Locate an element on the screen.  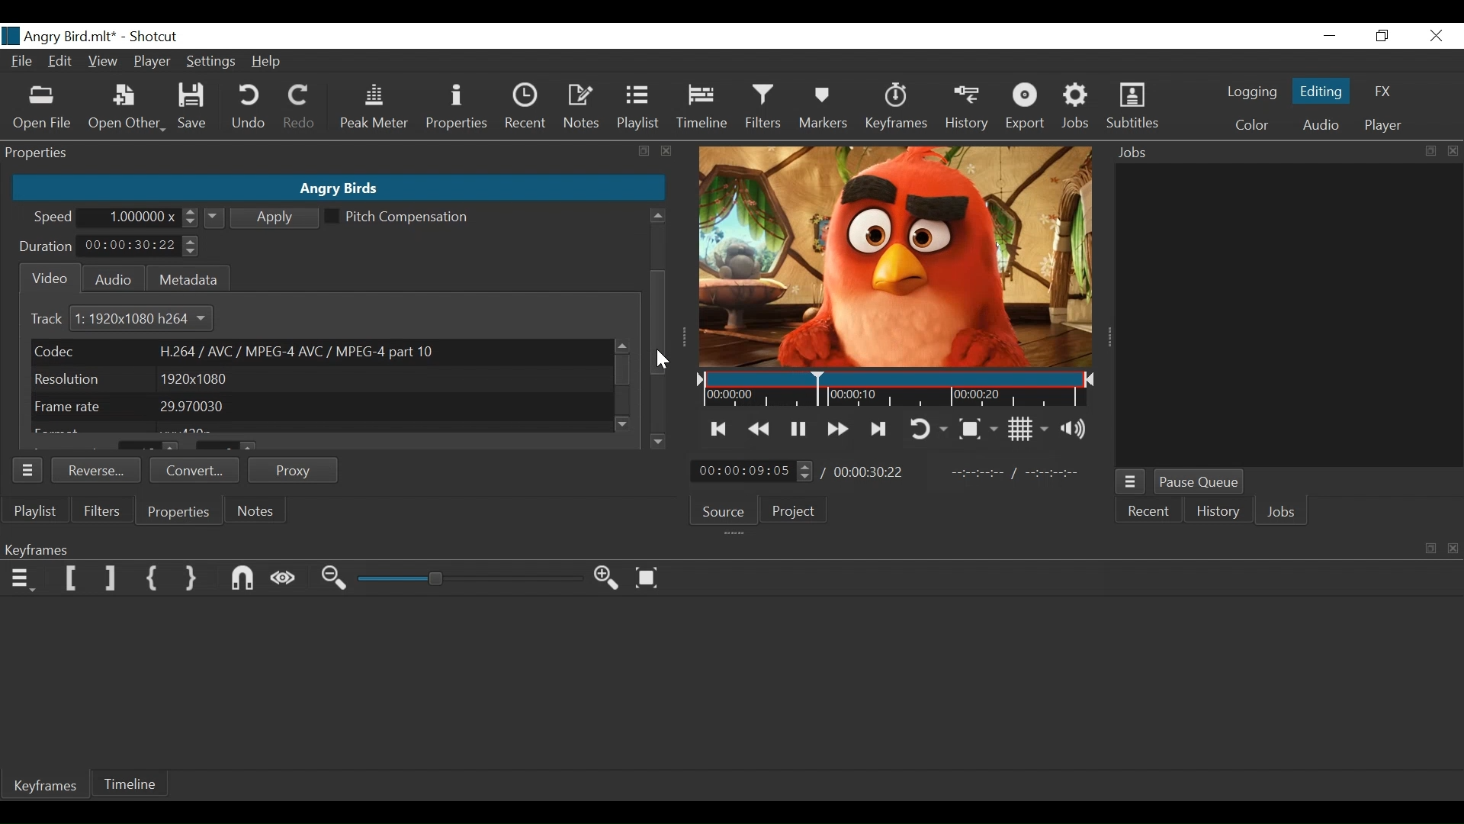
Cursor is located at coordinates (662, 359).